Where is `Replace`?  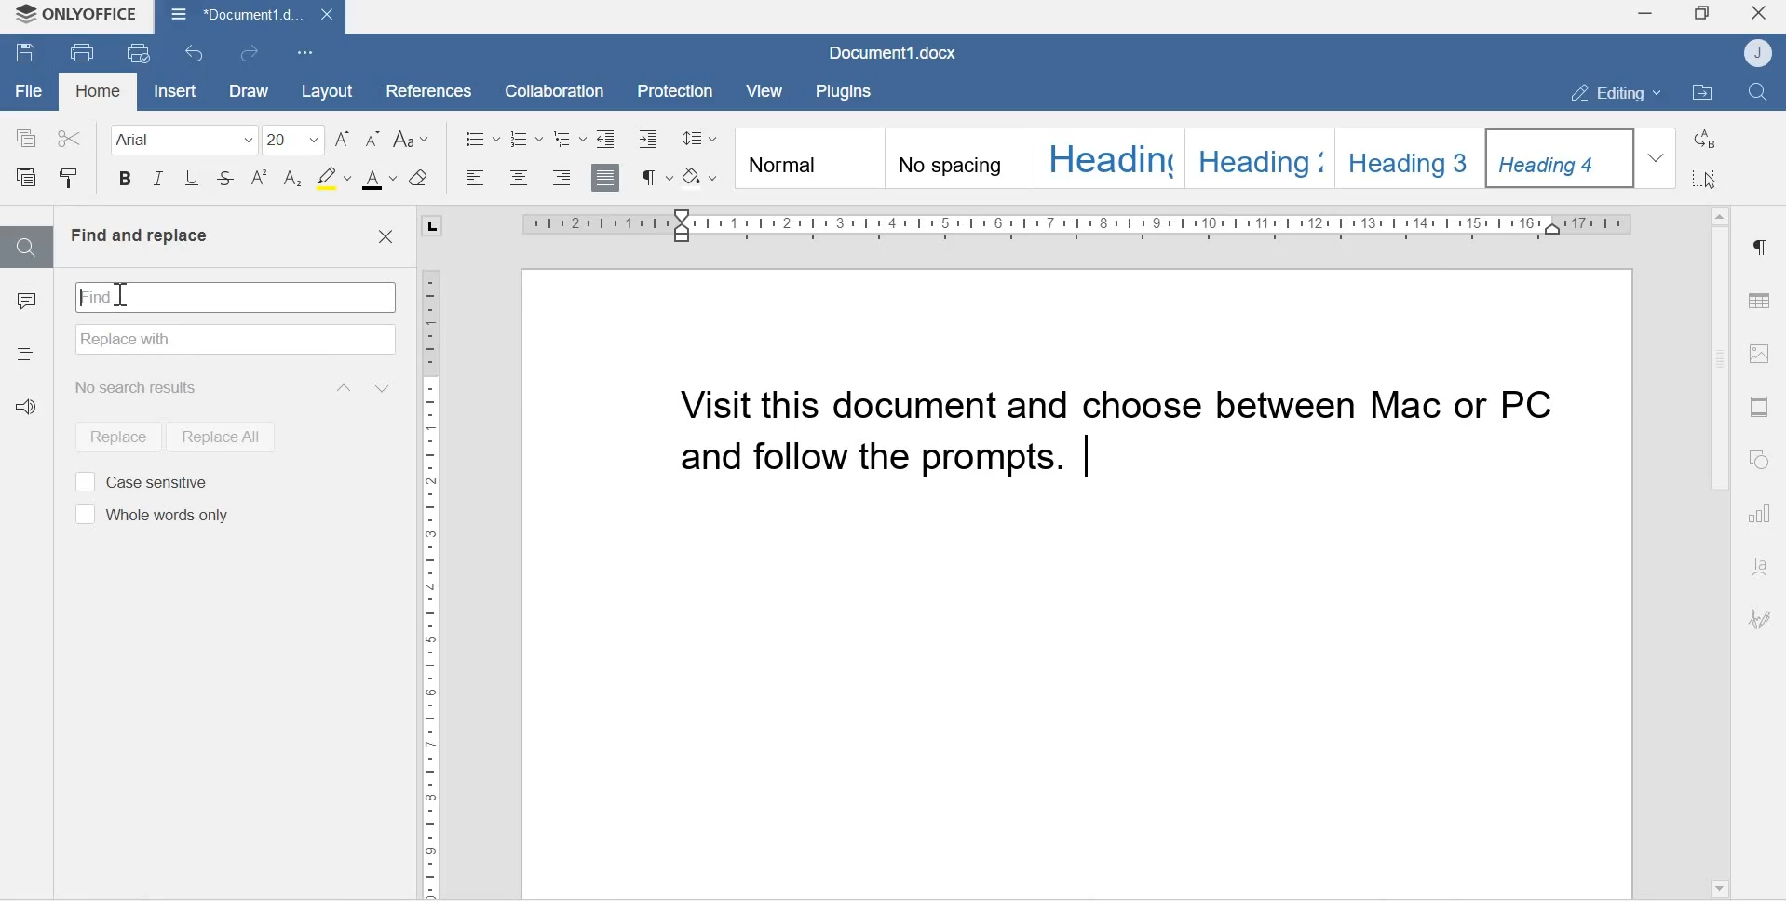
Replace is located at coordinates (1707, 139).